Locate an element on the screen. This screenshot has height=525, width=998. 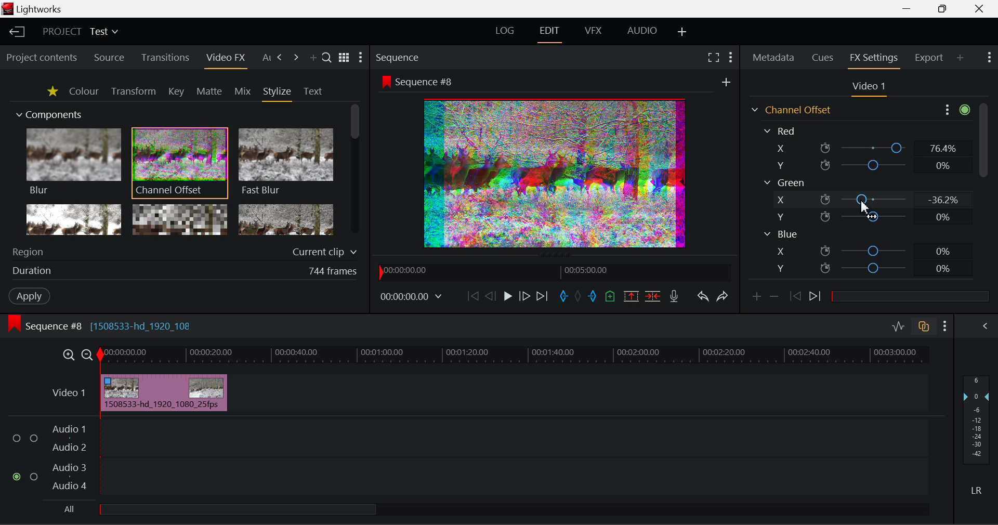
Frame Duration is located at coordinates (185, 272).